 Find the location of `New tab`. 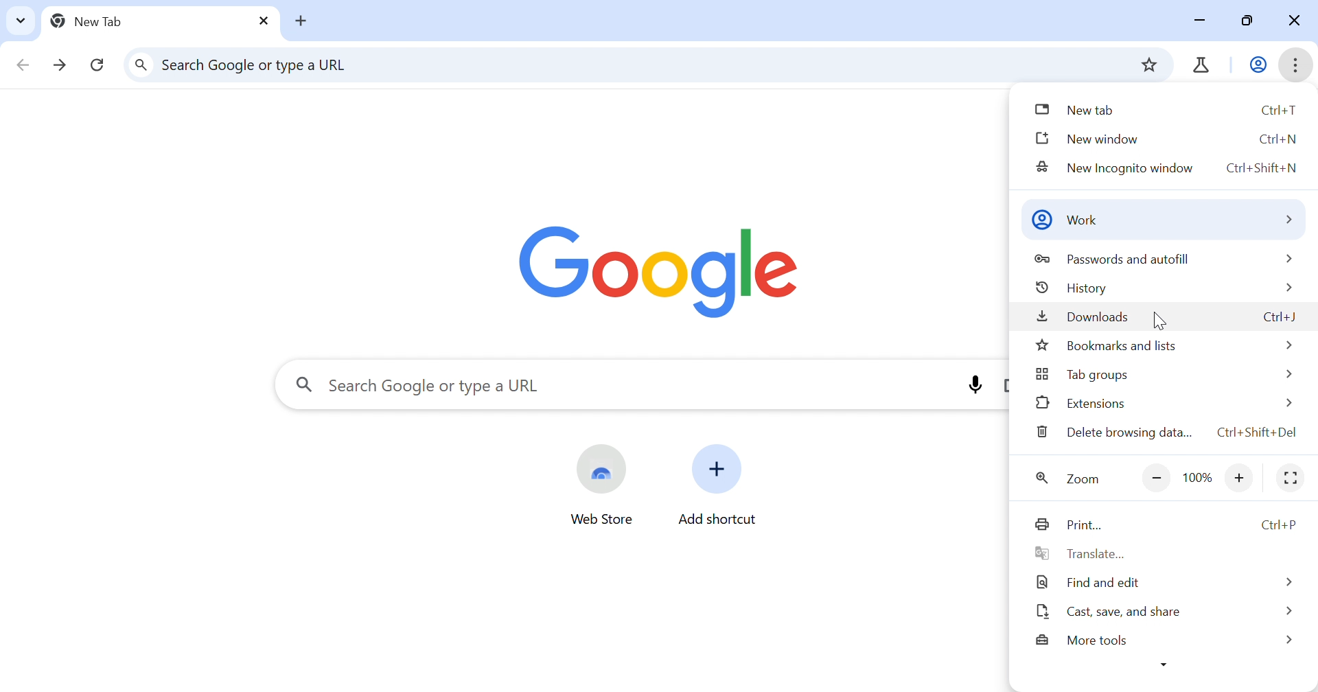

New tab is located at coordinates (1076, 110).